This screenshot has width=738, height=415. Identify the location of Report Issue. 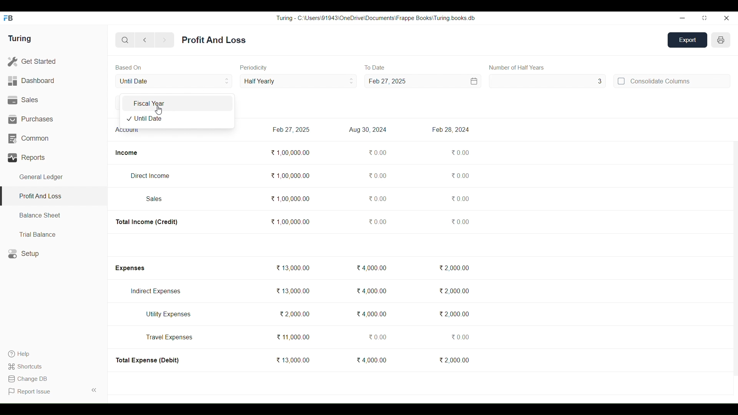
(31, 392).